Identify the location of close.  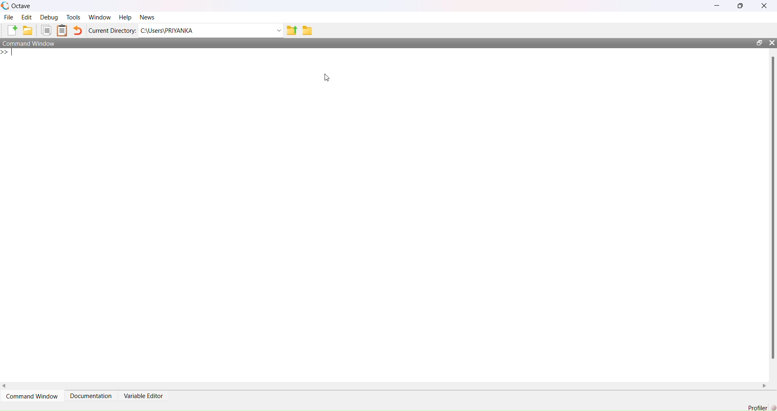
(765, 6).